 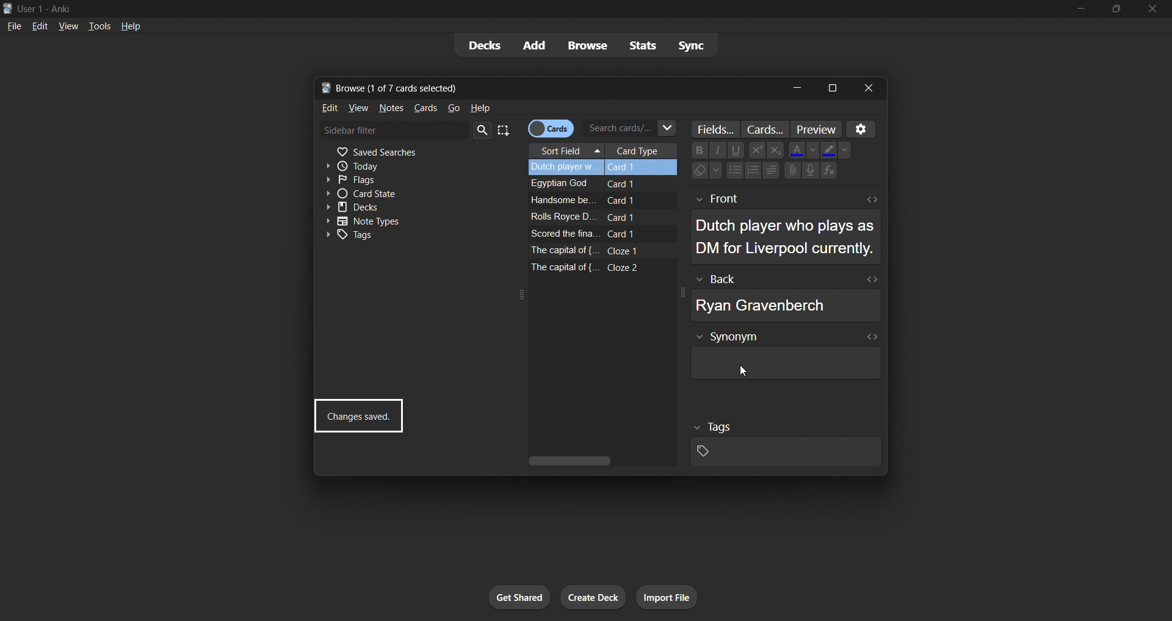 I want to click on underline, so click(x=736, y=150).